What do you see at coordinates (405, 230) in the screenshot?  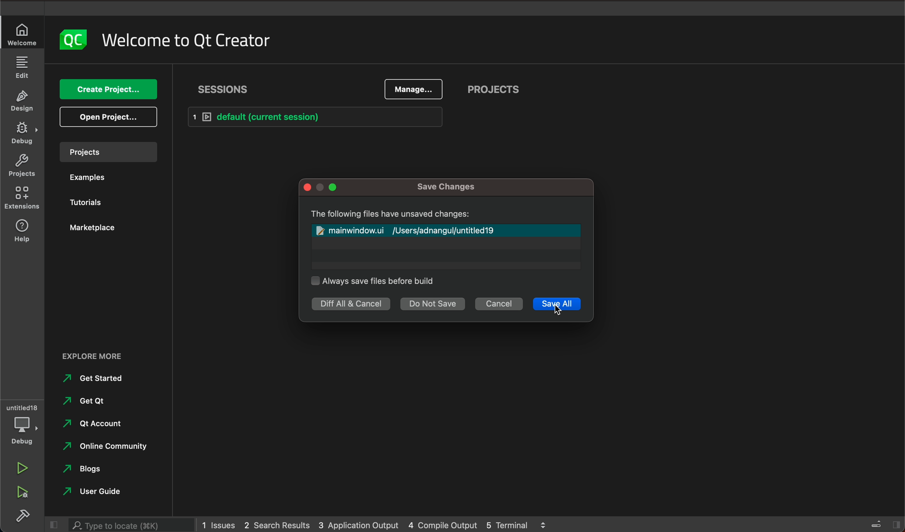 I see `mainwindow.ui  /Users/adnangul/untitled19` at bounding box center [405, 230].